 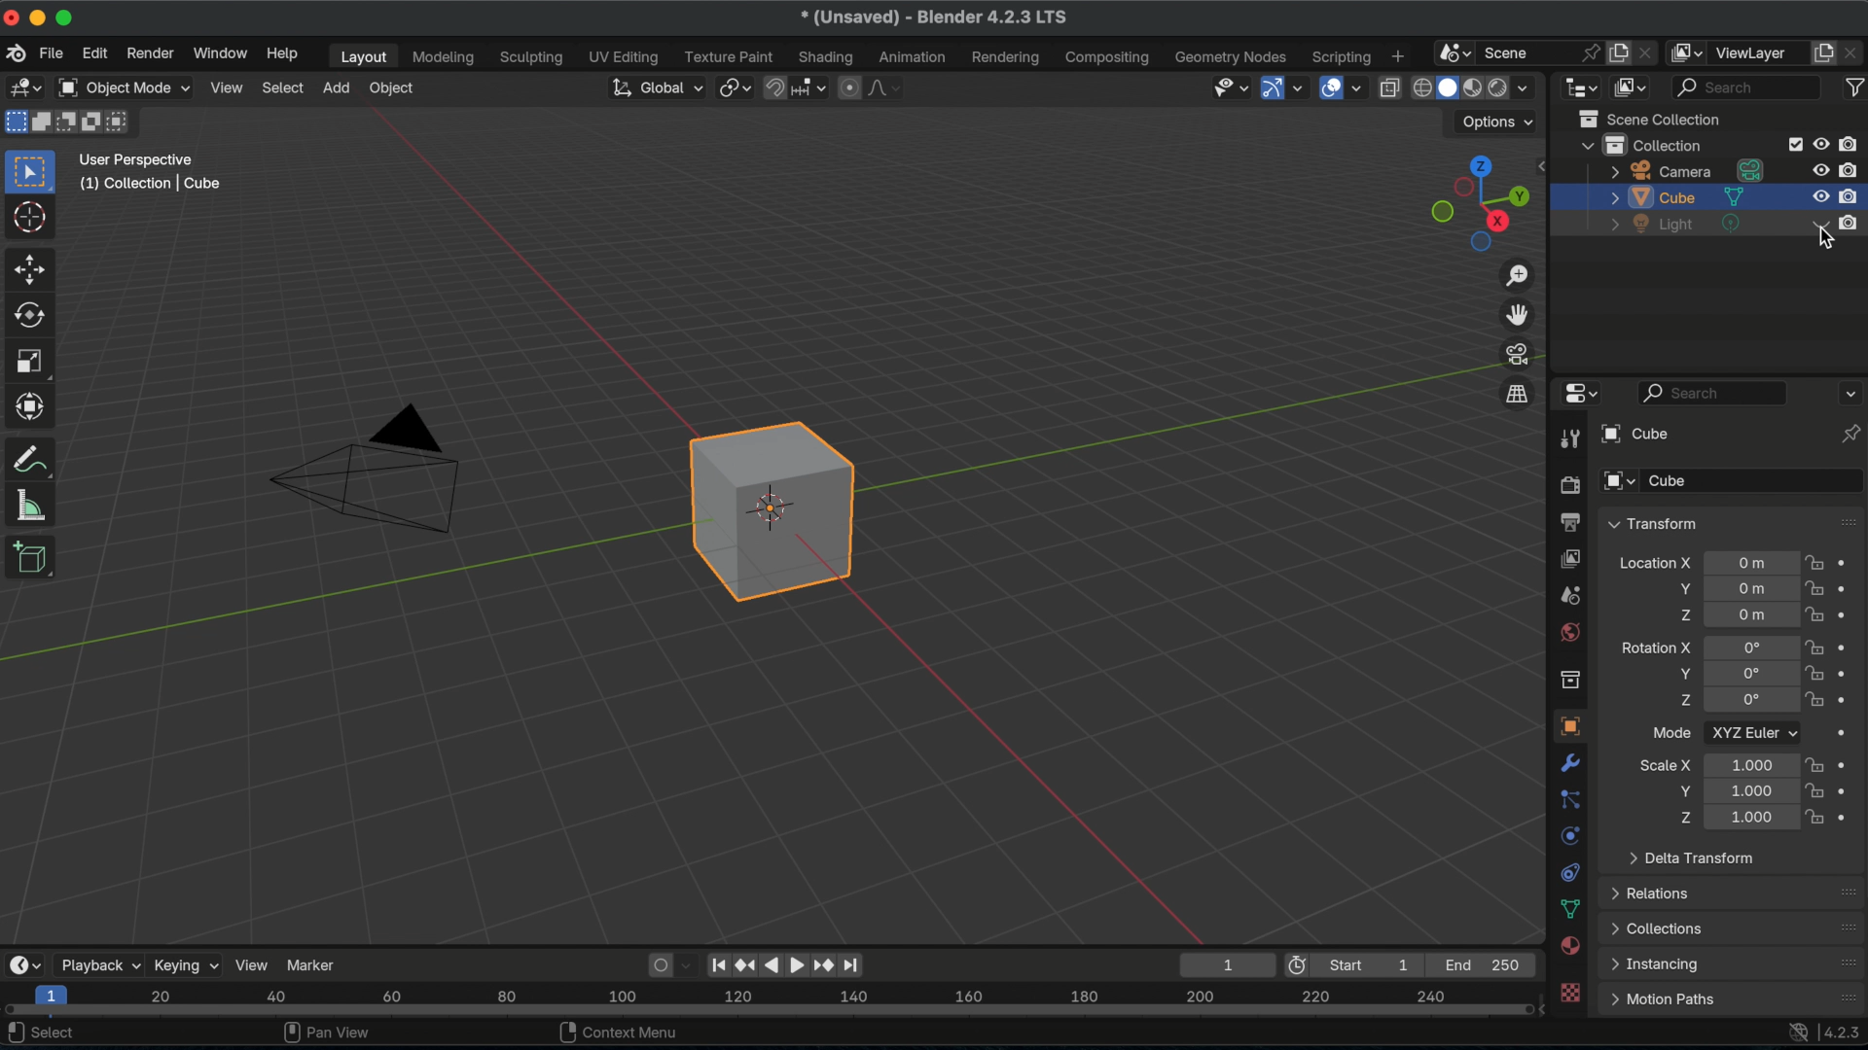 What do you see at coordinates (873, 87) in the screenshot?
I see `proportional editing falloff` at bounding box center [873, 87].